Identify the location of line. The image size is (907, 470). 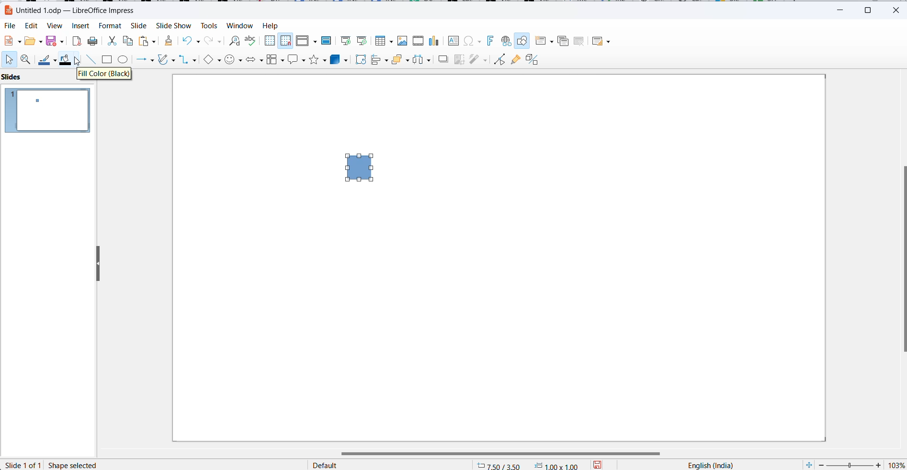
(91, 60).